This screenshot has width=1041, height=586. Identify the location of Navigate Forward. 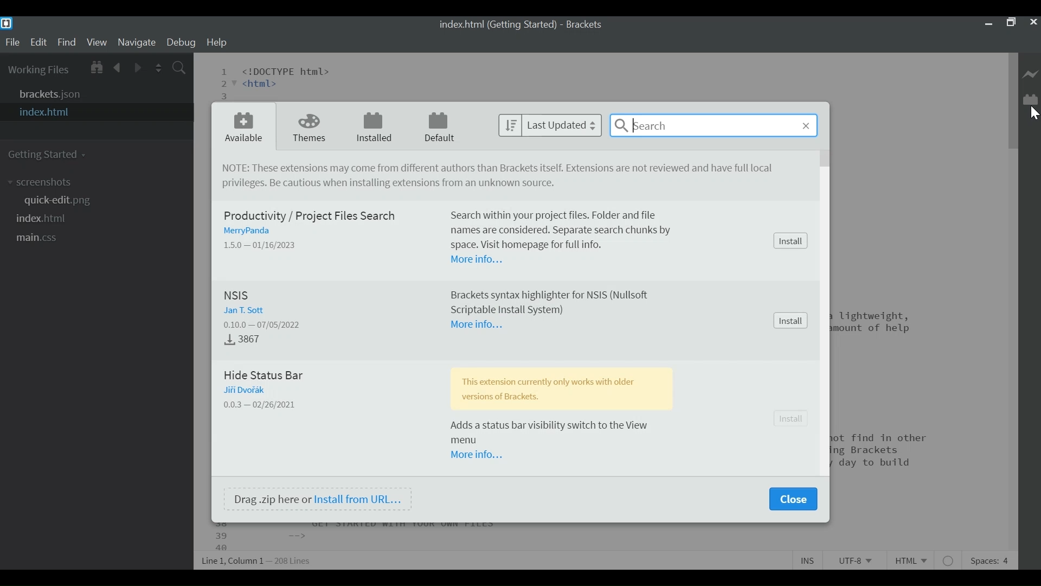
(137, 67).